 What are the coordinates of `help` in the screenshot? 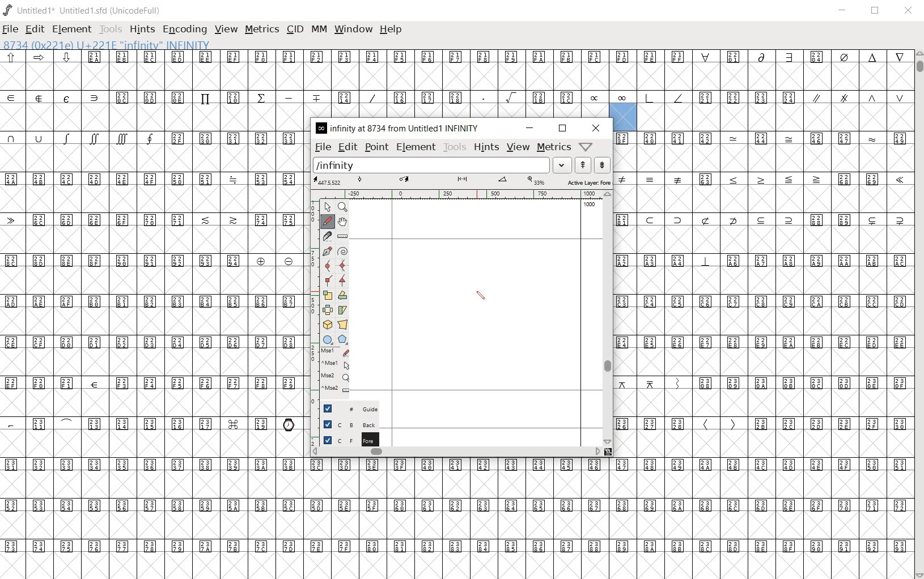 It's located at (391, 29).